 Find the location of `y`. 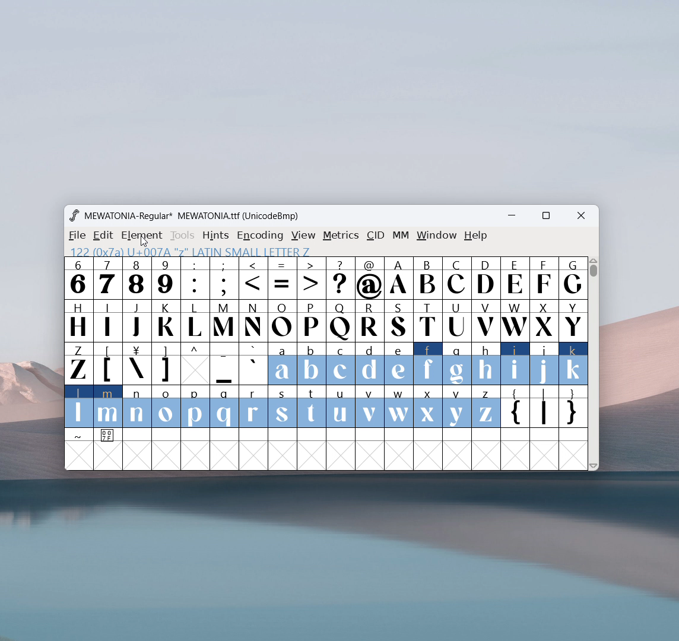

y is located at coordinates (458, 407).